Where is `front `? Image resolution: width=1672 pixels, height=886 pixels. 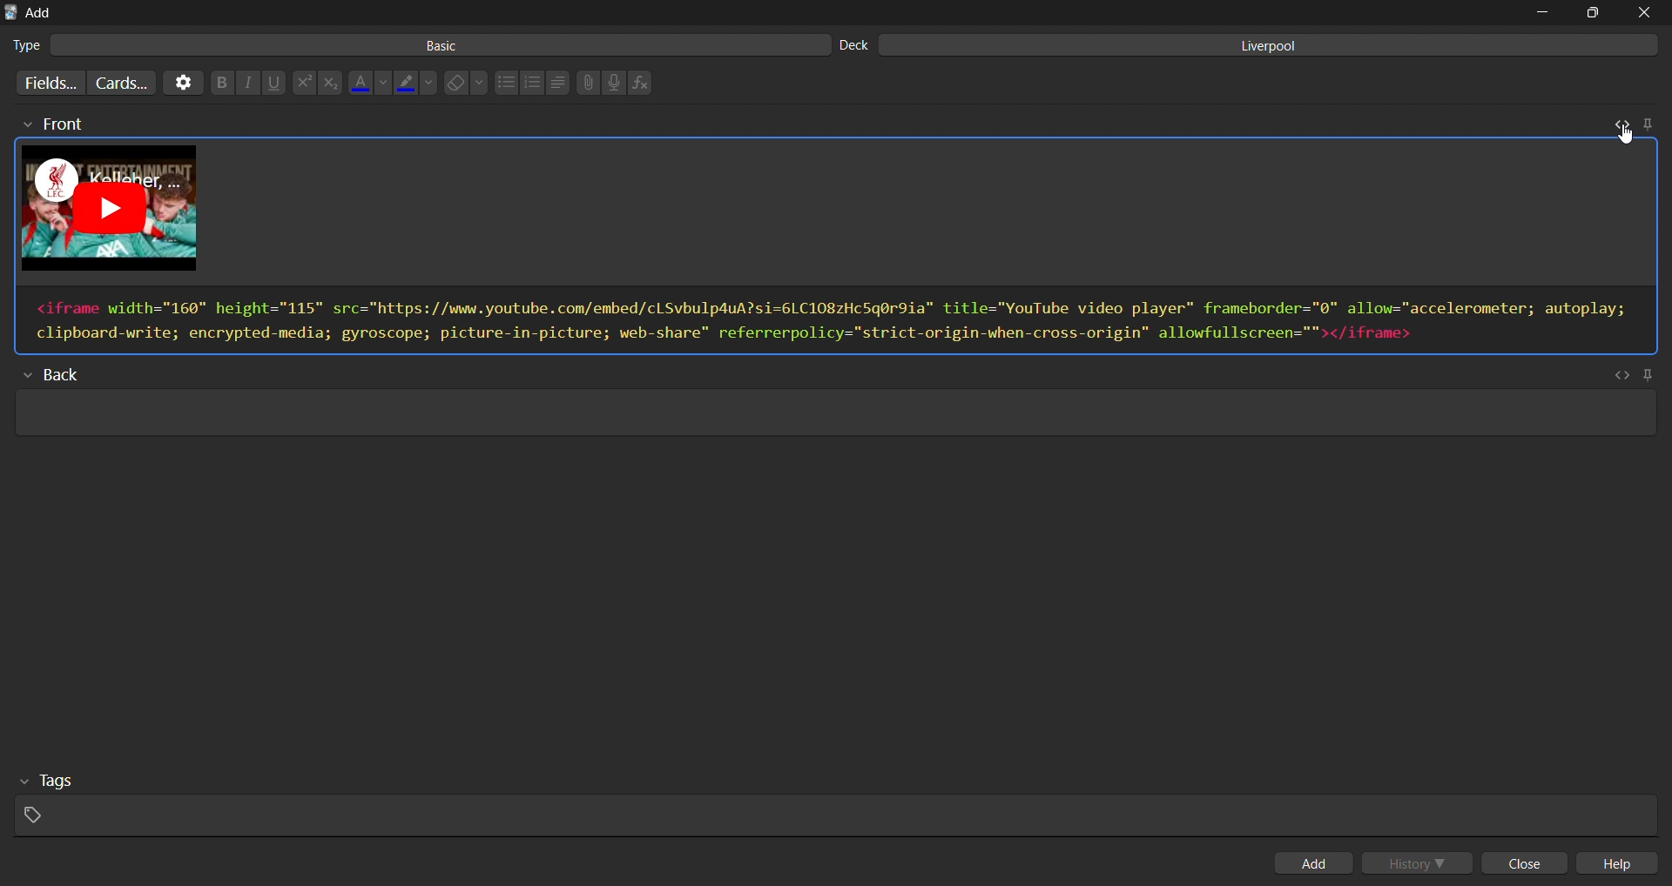
front  is located at coordinates (51, 124).